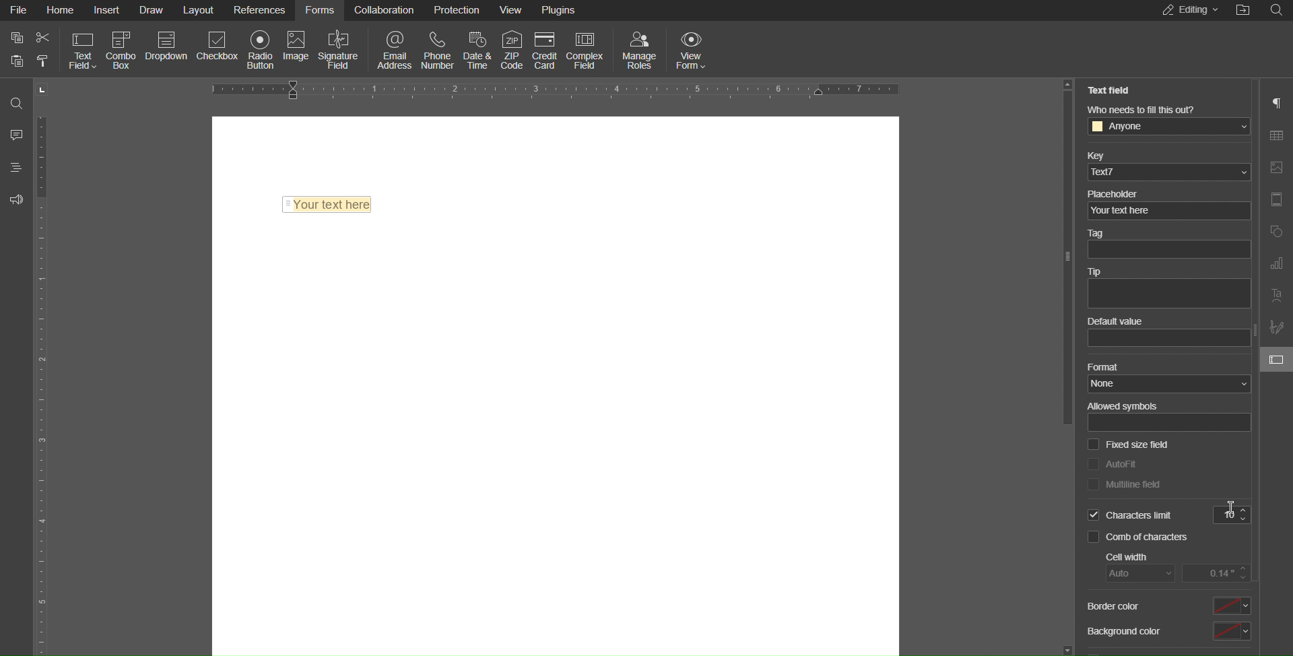 This screenshot has height=656, width=1293. I want to click on Text Field, so click(1113, 90).